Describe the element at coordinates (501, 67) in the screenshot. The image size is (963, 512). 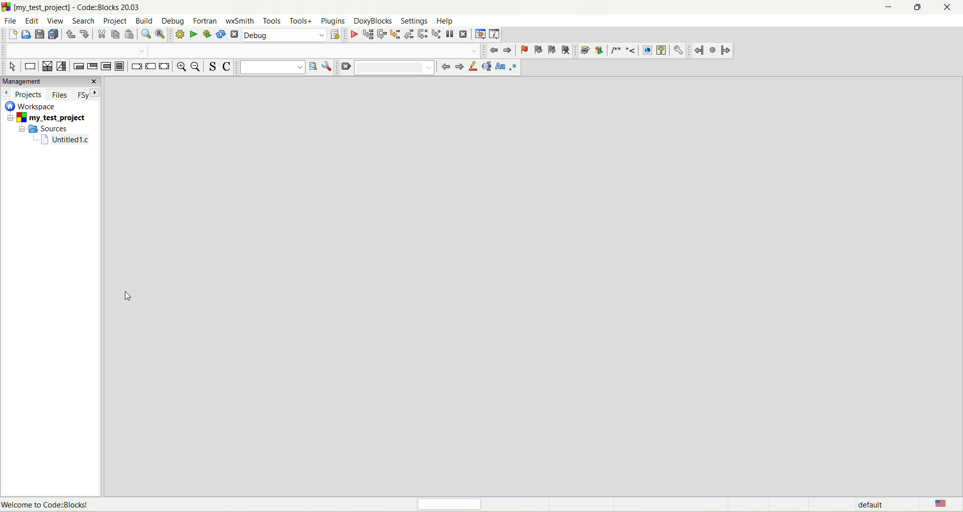
I see `match case` at that location.